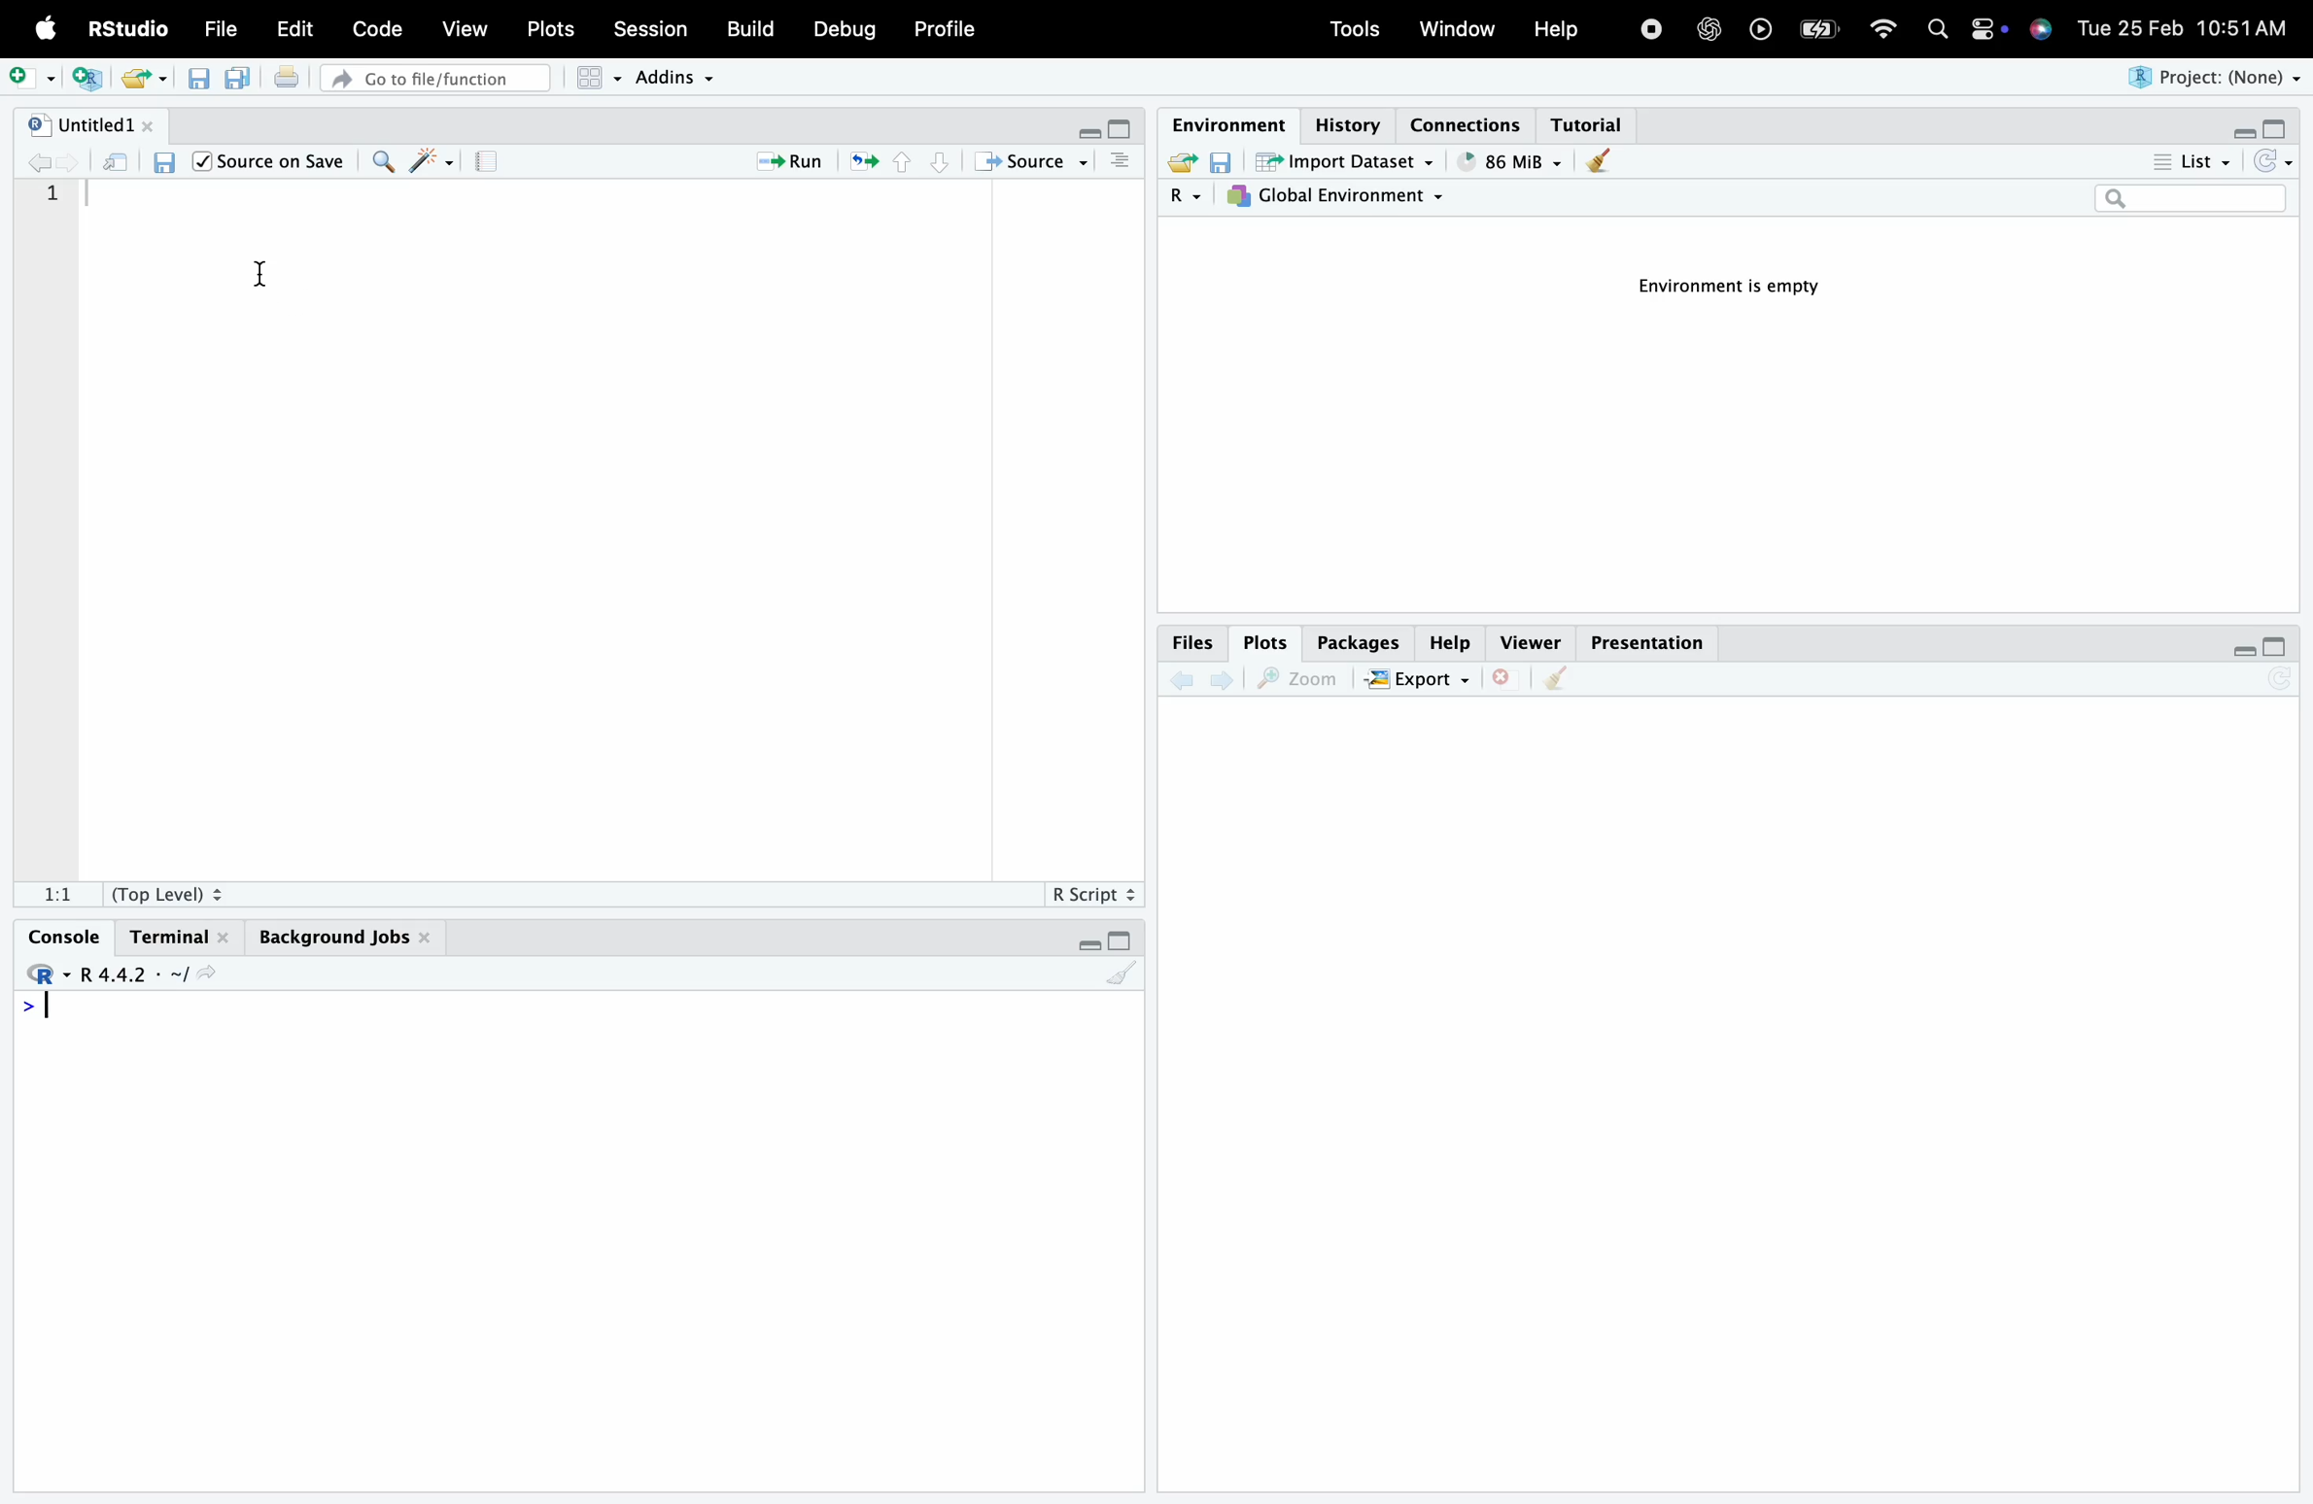  What do you see at coordinates (243, 87) in the screenshot?
I see `save multiple scripts` at bounding box center [243, 87].